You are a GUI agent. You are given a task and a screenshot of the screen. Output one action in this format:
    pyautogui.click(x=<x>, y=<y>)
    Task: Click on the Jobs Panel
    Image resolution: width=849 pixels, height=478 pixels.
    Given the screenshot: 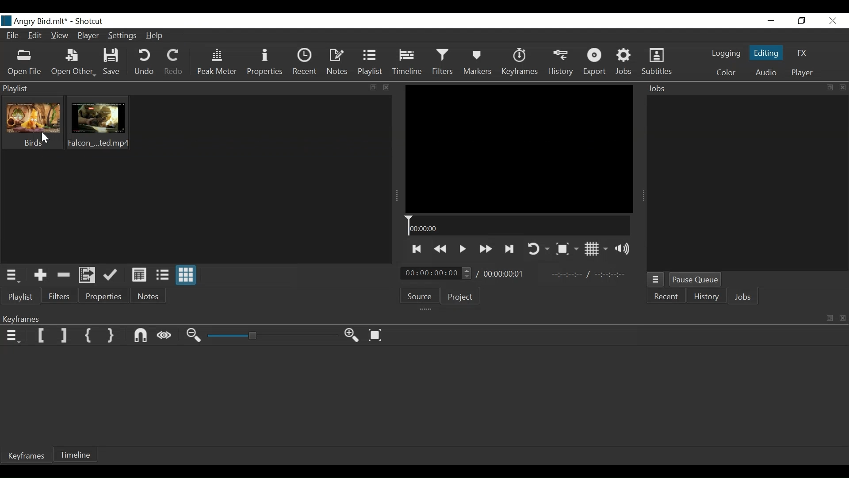 What is the action you would take?
    pyautogui.click(x=745, y=181)
    